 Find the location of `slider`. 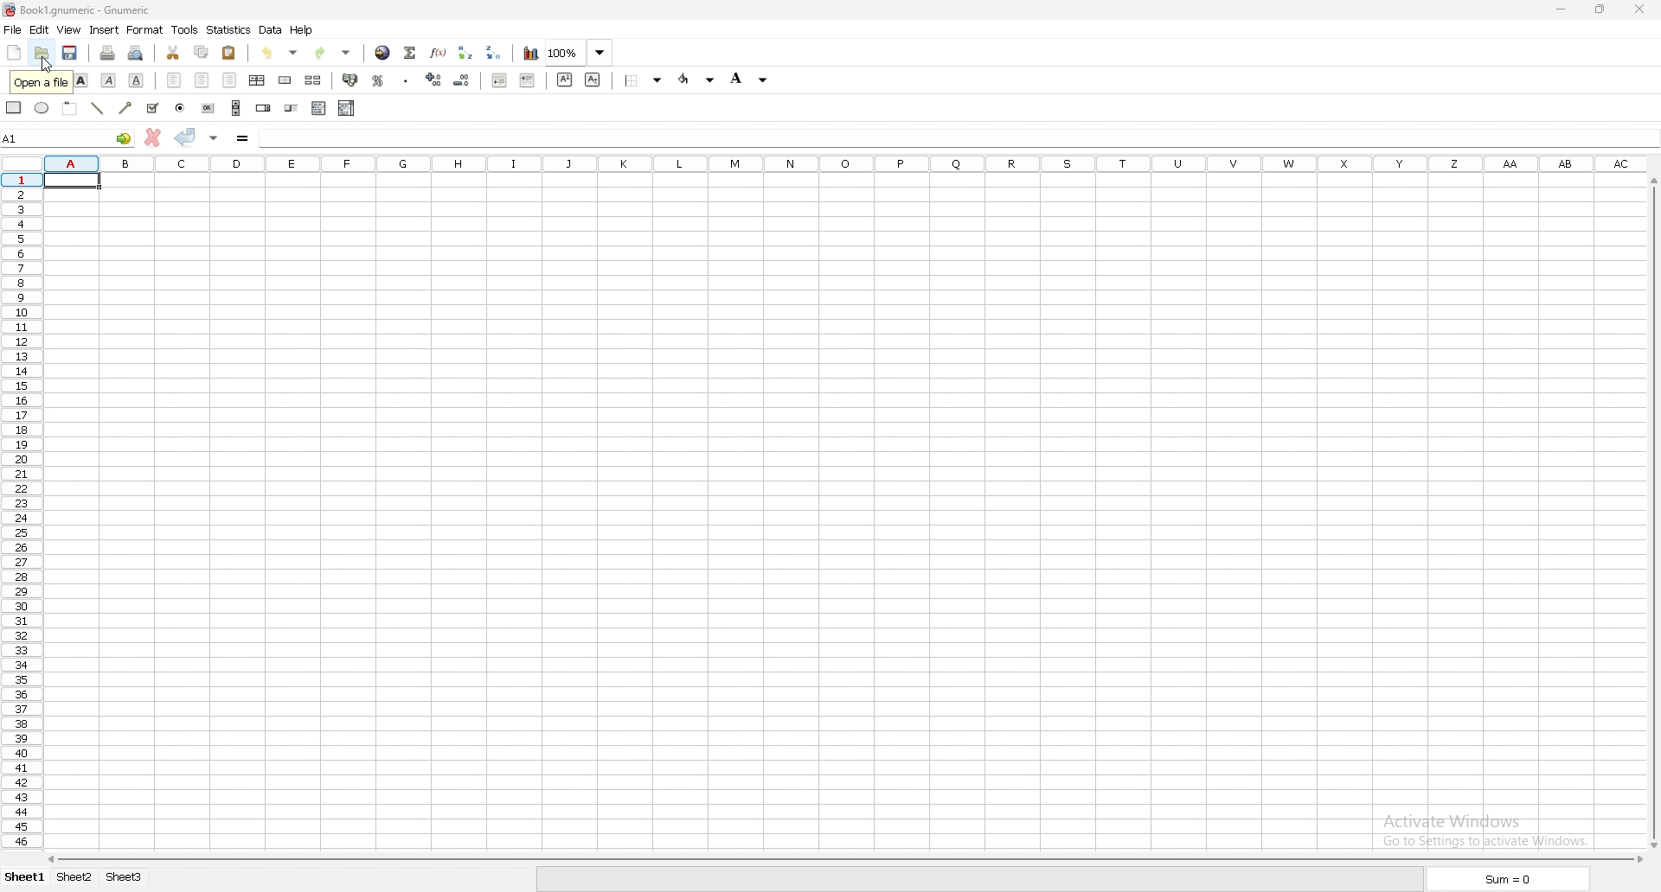

slider is located at coordinates (292, 108).